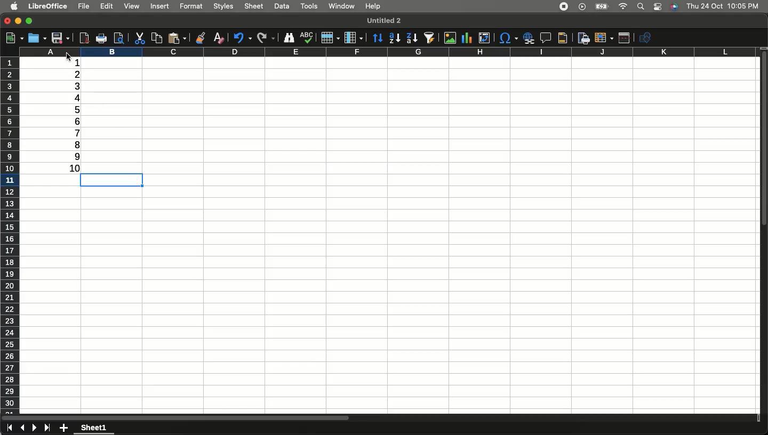 This screenshot has width=768, height=435. I want to click on Clear direct formatting, so click(221, 38).